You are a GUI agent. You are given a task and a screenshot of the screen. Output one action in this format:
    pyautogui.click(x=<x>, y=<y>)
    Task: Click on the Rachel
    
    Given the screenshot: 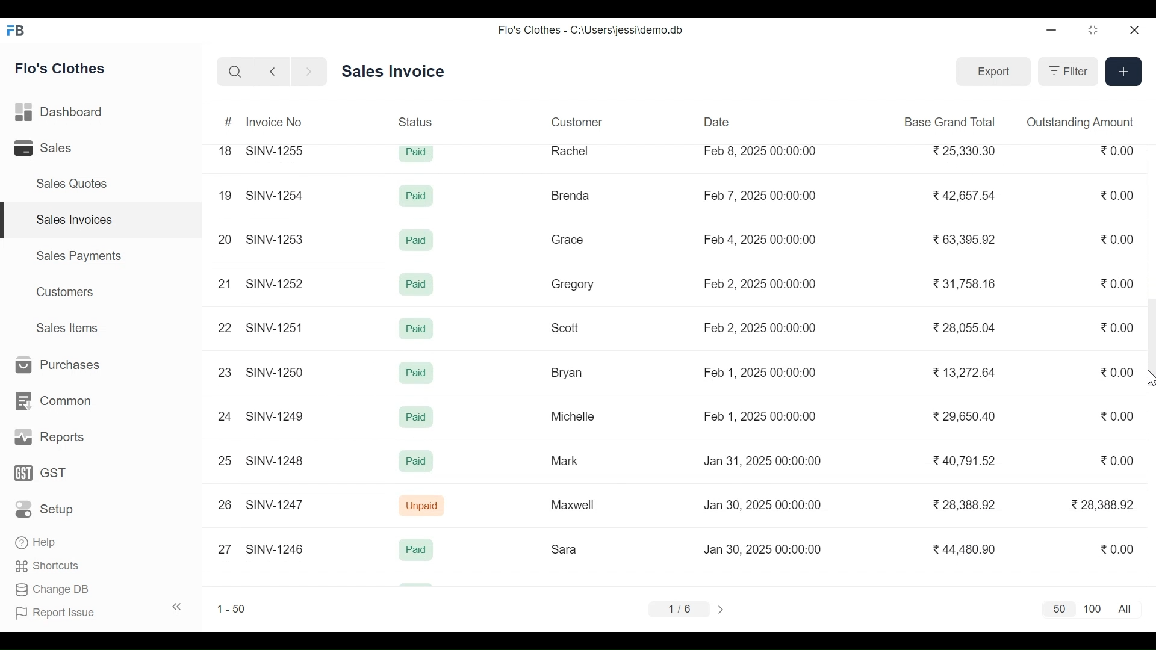 What is the action you would take?
    pyautogui.click(x=571, y=150)
    